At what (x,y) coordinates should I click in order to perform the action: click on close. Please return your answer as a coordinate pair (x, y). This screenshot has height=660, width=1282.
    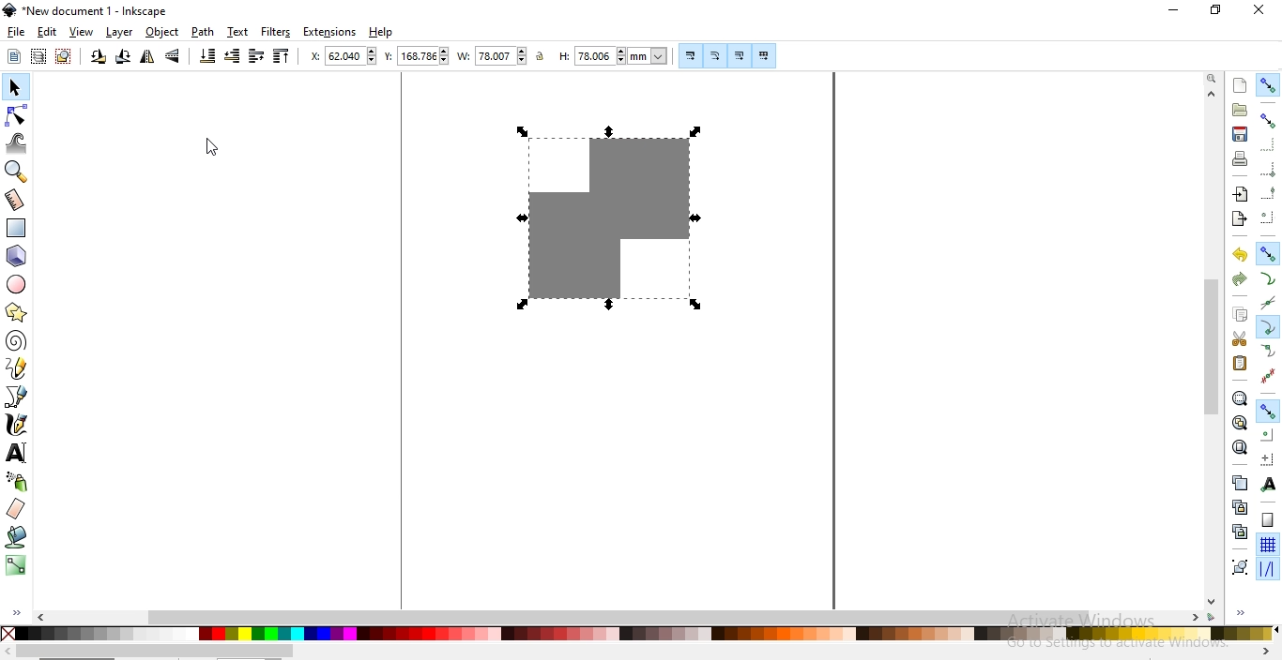
    Looking at the image, I should click on (1259, 9).